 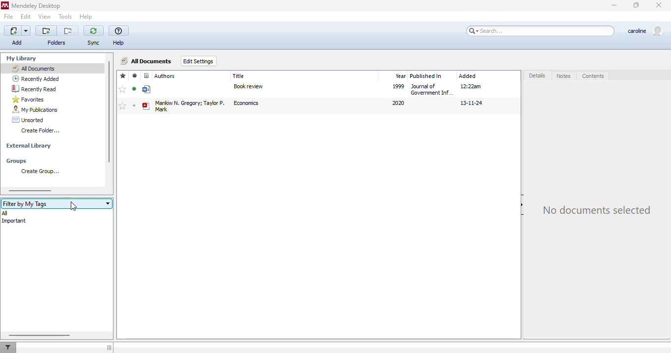 I want to click on details, so click(x=538, y=75).